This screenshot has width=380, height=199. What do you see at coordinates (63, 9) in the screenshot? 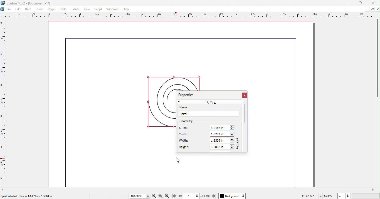
I see `Table` at bounding box center [63, 9].